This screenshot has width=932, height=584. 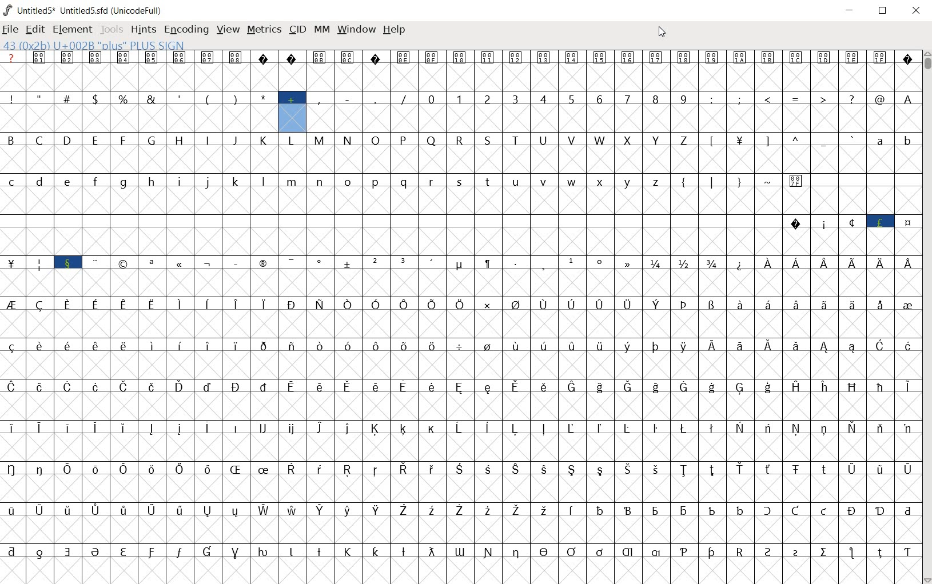 I want to click on UNTITLED5* UNTITLED5.SFD (UNICODEFULL), so click(x=86, y=10).